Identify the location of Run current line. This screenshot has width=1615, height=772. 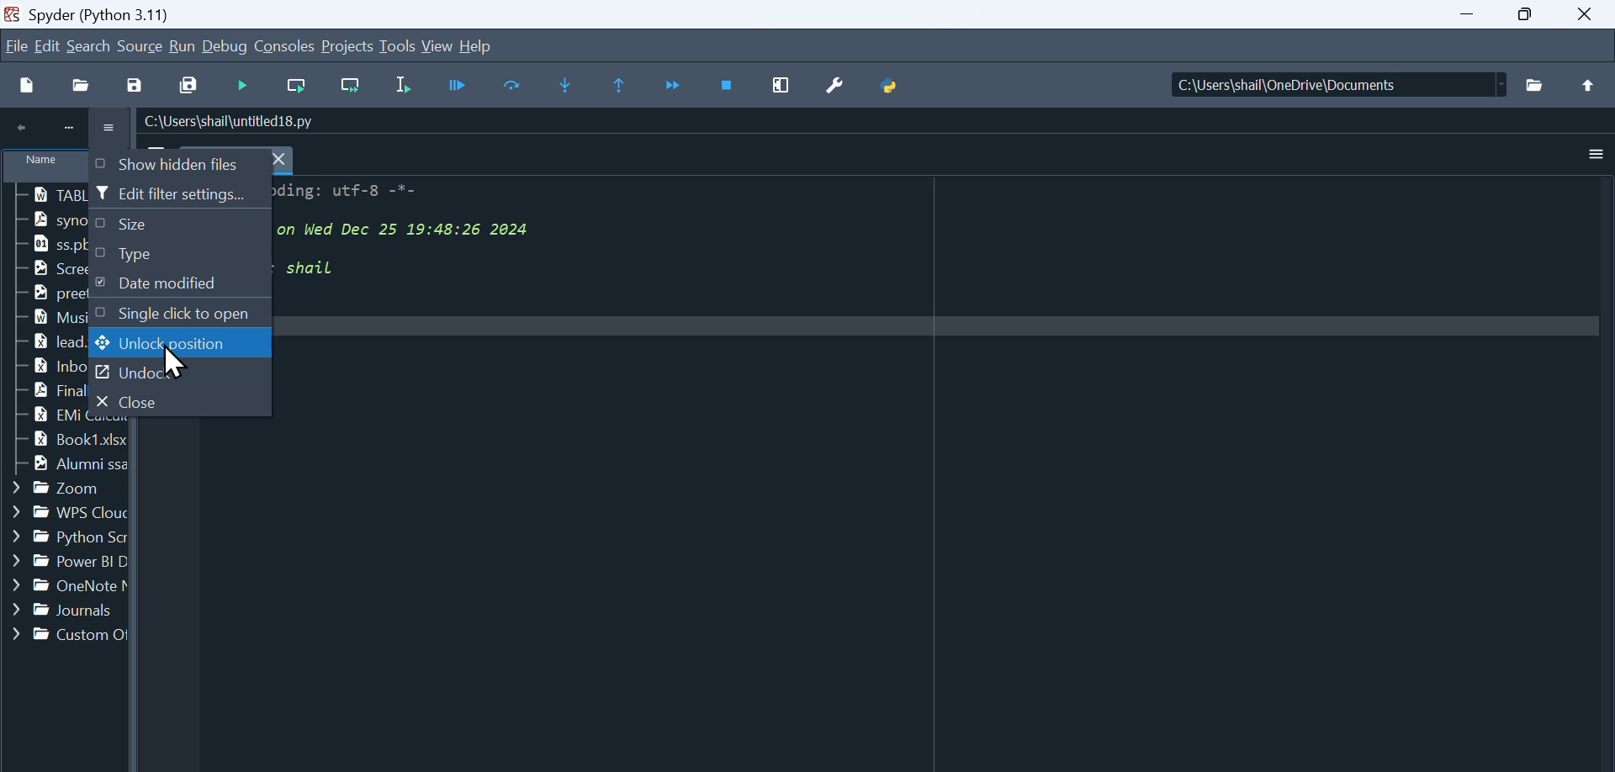
(516, 84).